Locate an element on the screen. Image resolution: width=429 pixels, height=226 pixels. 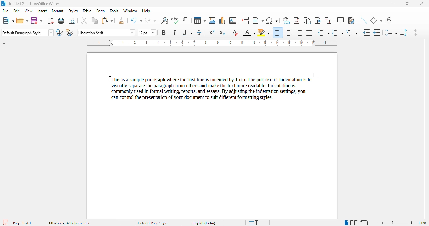
zoom in is located at coordinates (412, 223).